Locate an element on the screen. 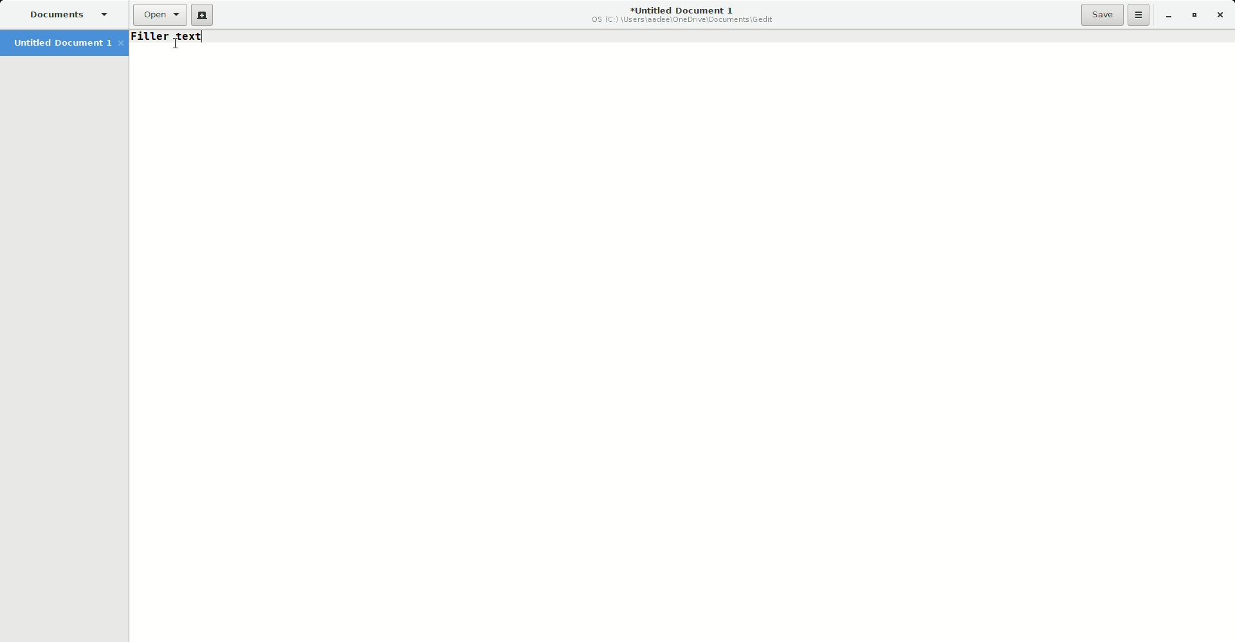 This screenshot has height=642, width=1235. Restore is located at coordinates (1194, 15).